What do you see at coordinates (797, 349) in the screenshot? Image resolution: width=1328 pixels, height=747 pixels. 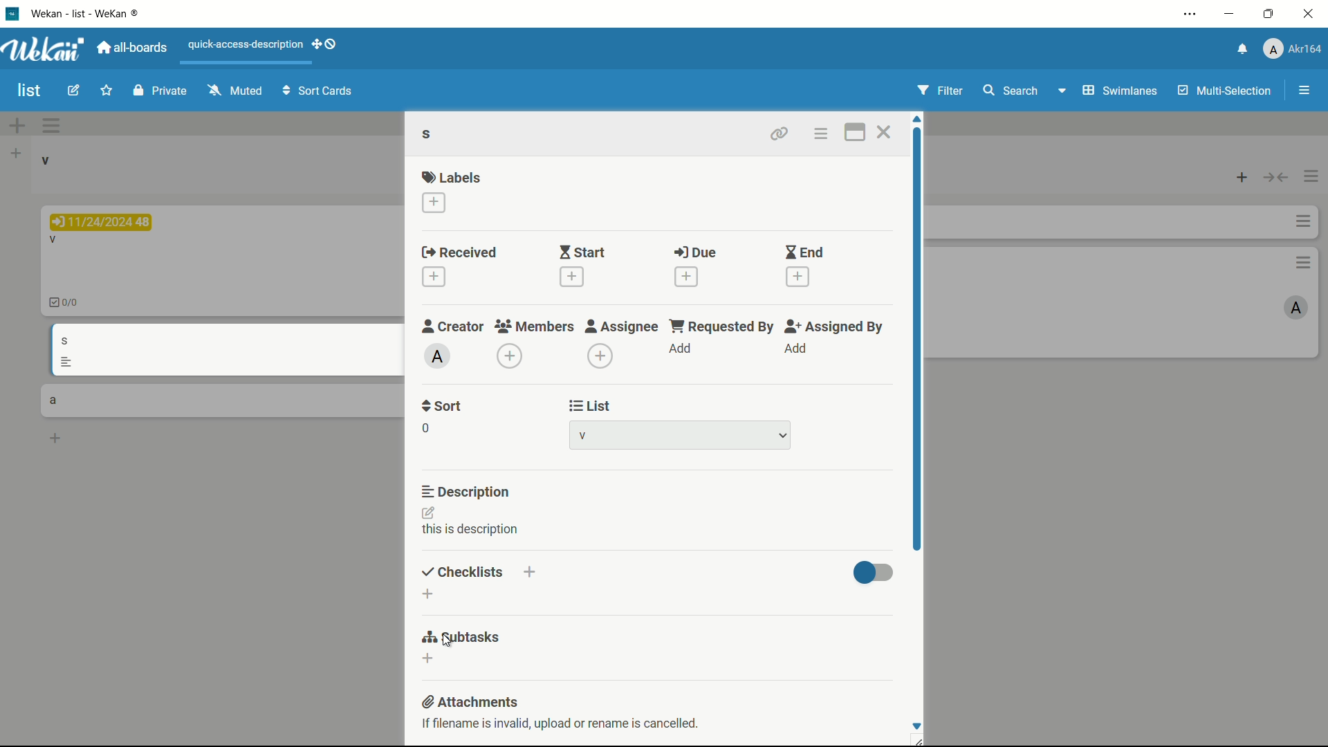 I see `add` at bounding box center [797, 349].